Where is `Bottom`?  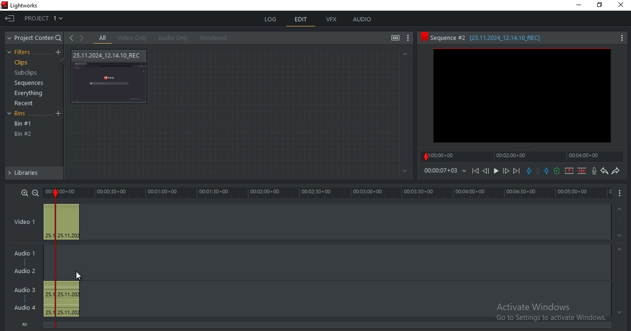 Bottom is located at coordinates (404, 171).